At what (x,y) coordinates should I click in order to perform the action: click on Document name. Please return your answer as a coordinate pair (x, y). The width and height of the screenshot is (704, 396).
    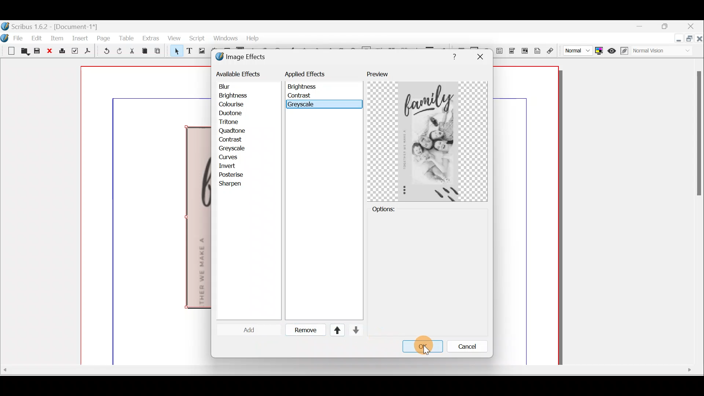
    Looking at the image, I should click on (53, 24).